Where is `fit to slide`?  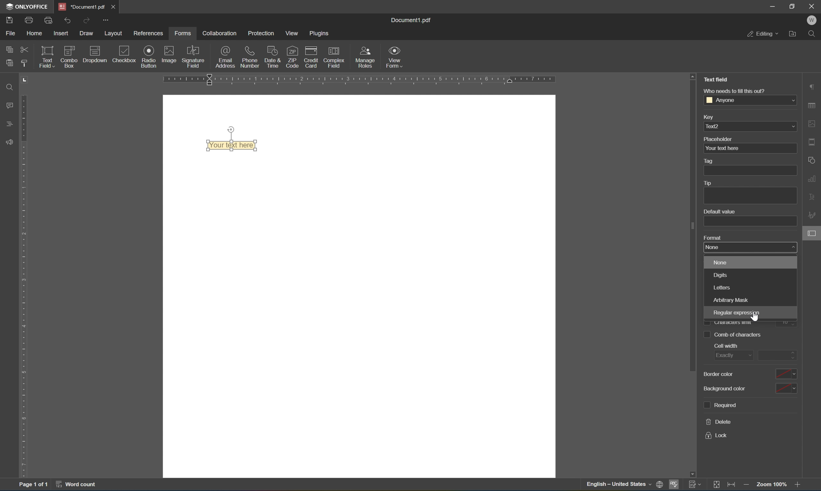 fit to slide is located at coordinates (715, 486).